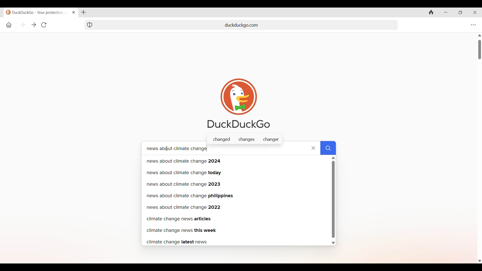 This screenshot has width=482, height=271. What do you see at coordinates (234, 242) in the screenshot?
I see `Climate change latest news` at bounding box center [234, 242].